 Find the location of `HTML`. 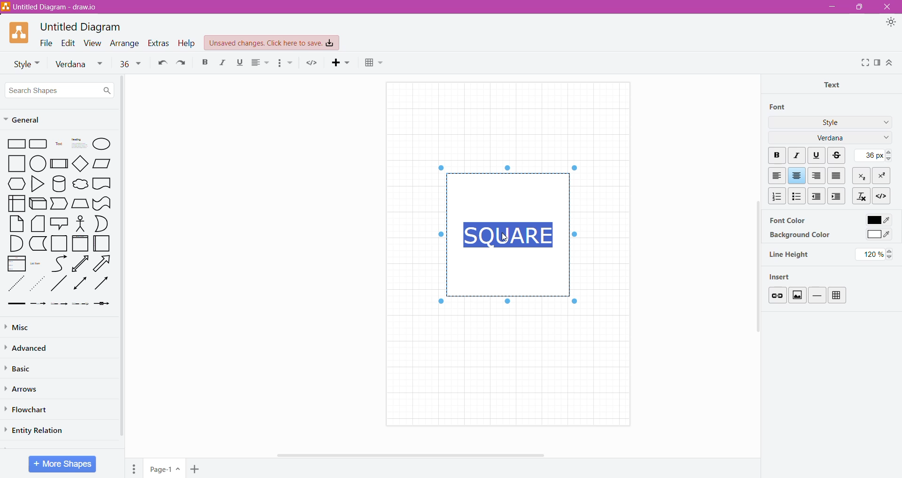

HTML is located at coordinates (312, 62).